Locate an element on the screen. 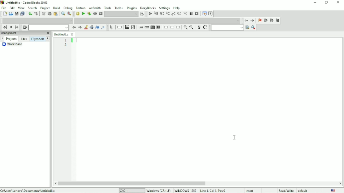  Toggle source is located at coordinates (198, 27).